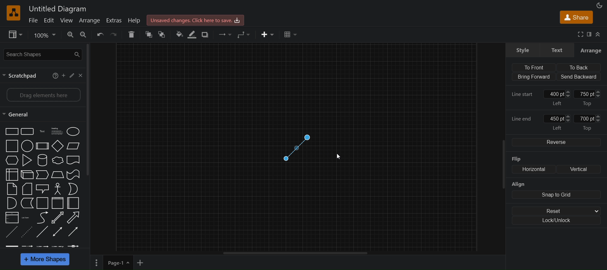  What do you see at coordinates (27, 232) in the screenshot?
I see `dotted line` at bounding box center [27, 232].